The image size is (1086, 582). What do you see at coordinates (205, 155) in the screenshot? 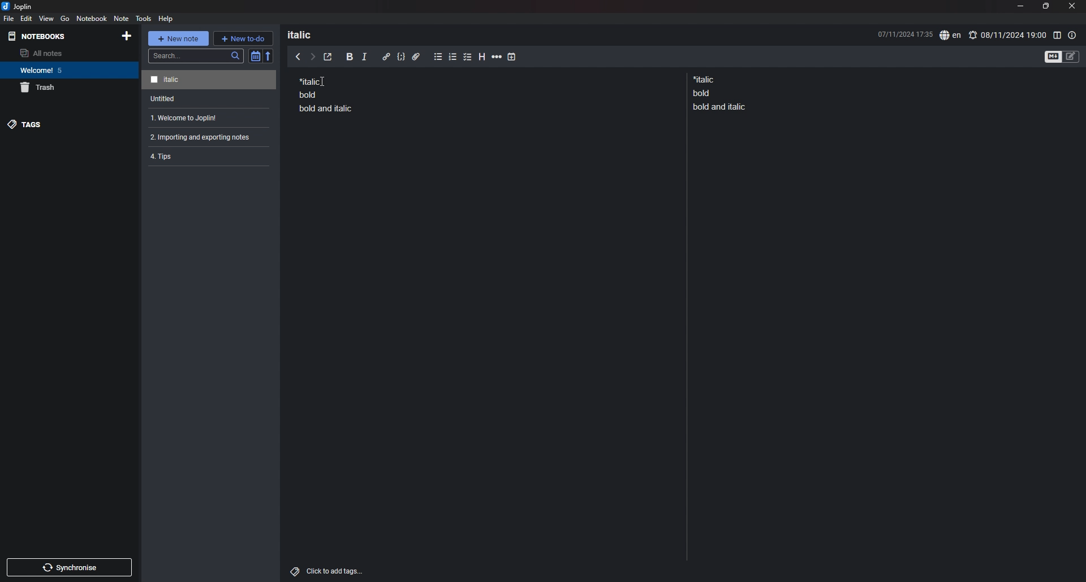
I see `note` at bounding box center [205, 155].